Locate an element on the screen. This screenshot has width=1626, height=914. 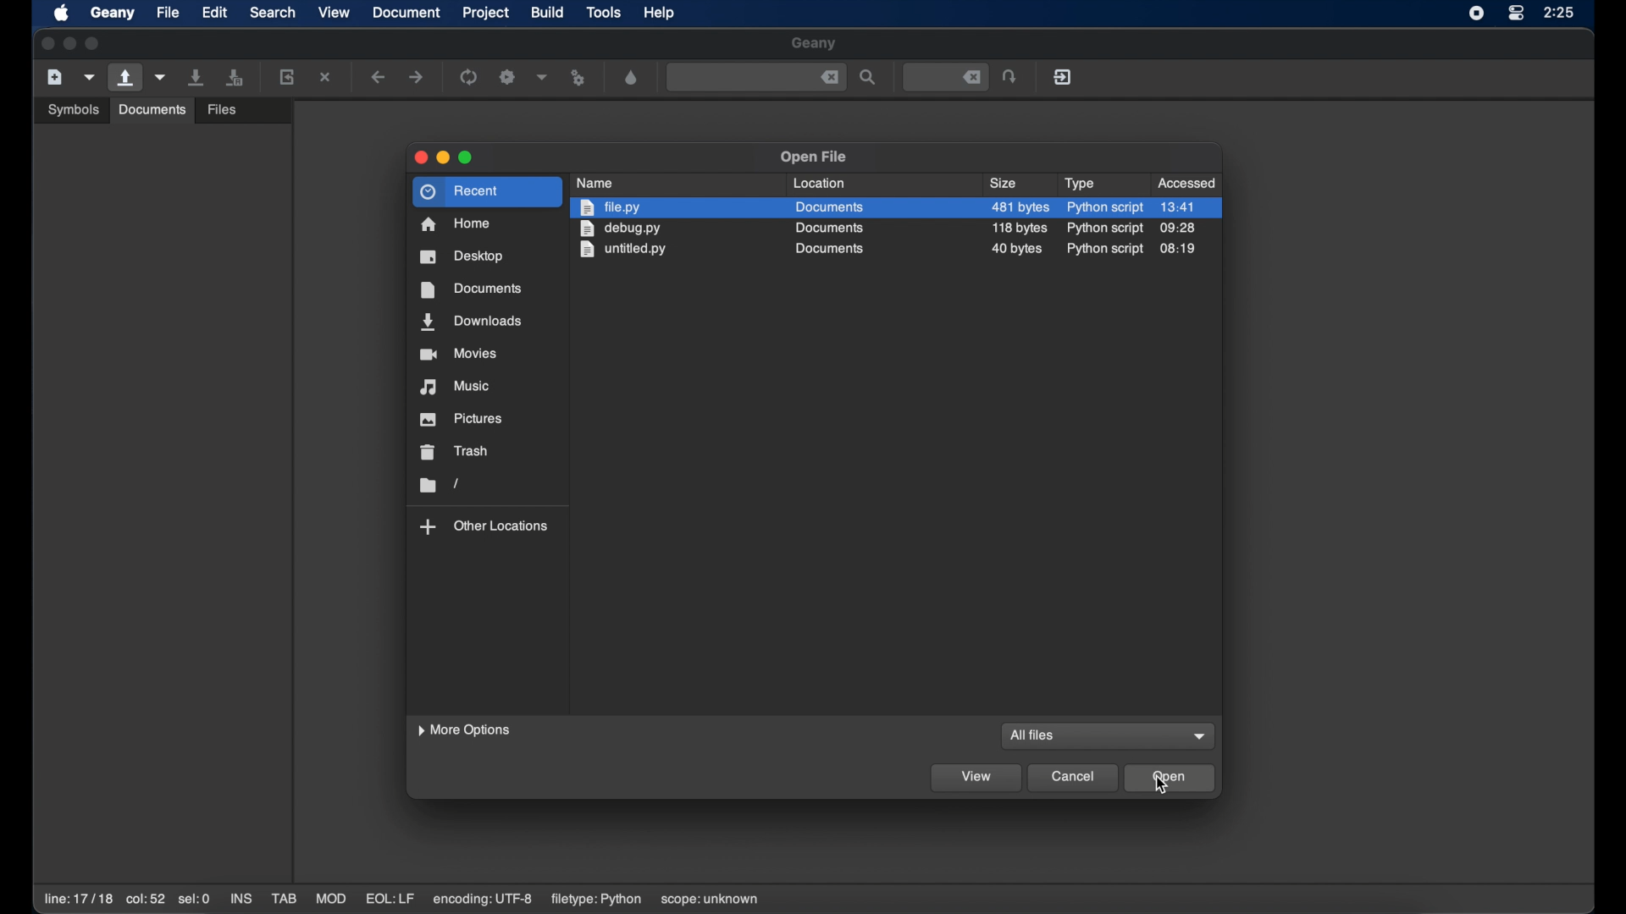
recent highlighted is located at coordinates (487, 192).